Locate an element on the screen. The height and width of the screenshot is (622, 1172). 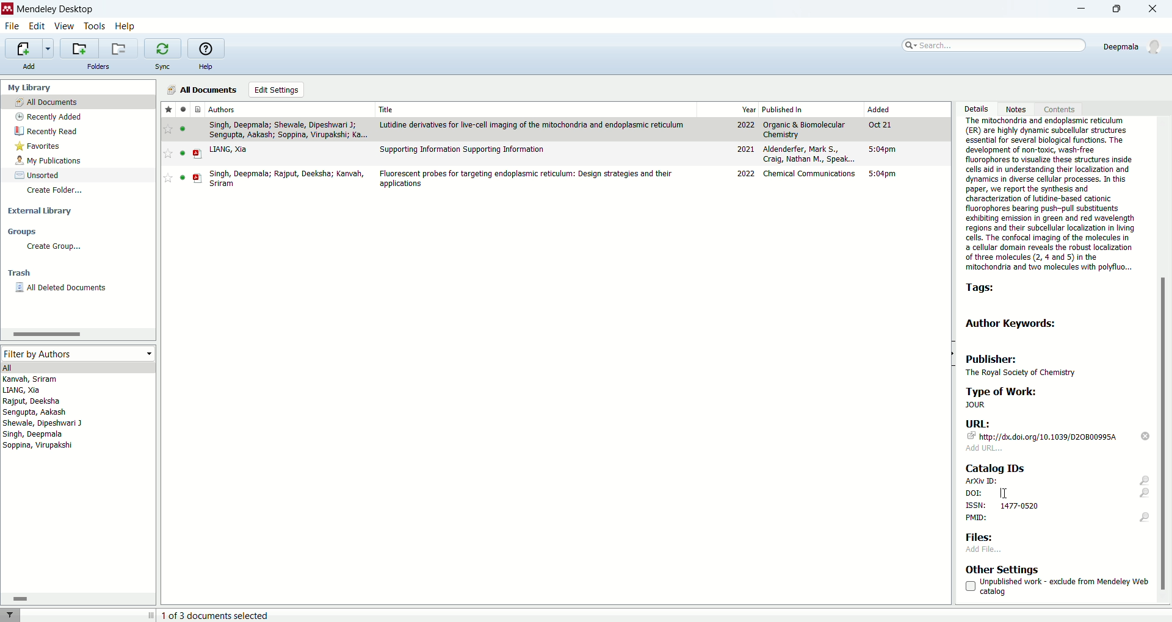
Lutidine derivatives for live-cell imaging of the mitochondria and endoplasmic reticulum is located at coordinates (532, 125).